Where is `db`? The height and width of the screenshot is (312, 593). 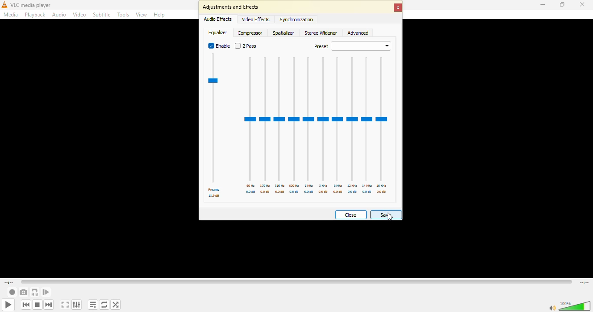 db is located at coordinates (367, 192).